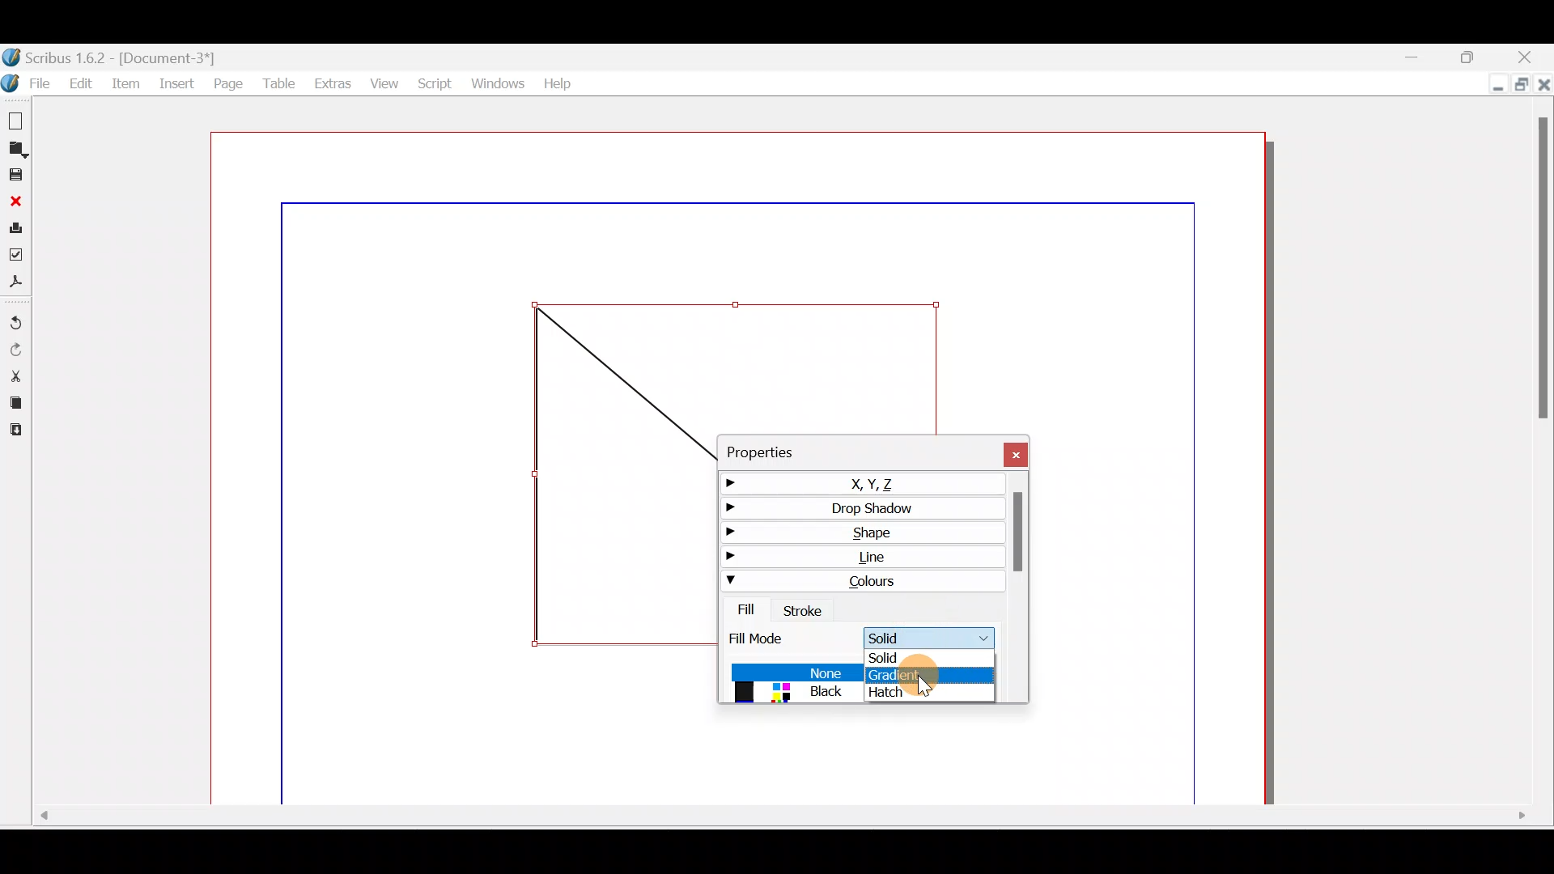  Describe the element at coordinates (18, 317) in the screenshot. I see `Undo` at that location.